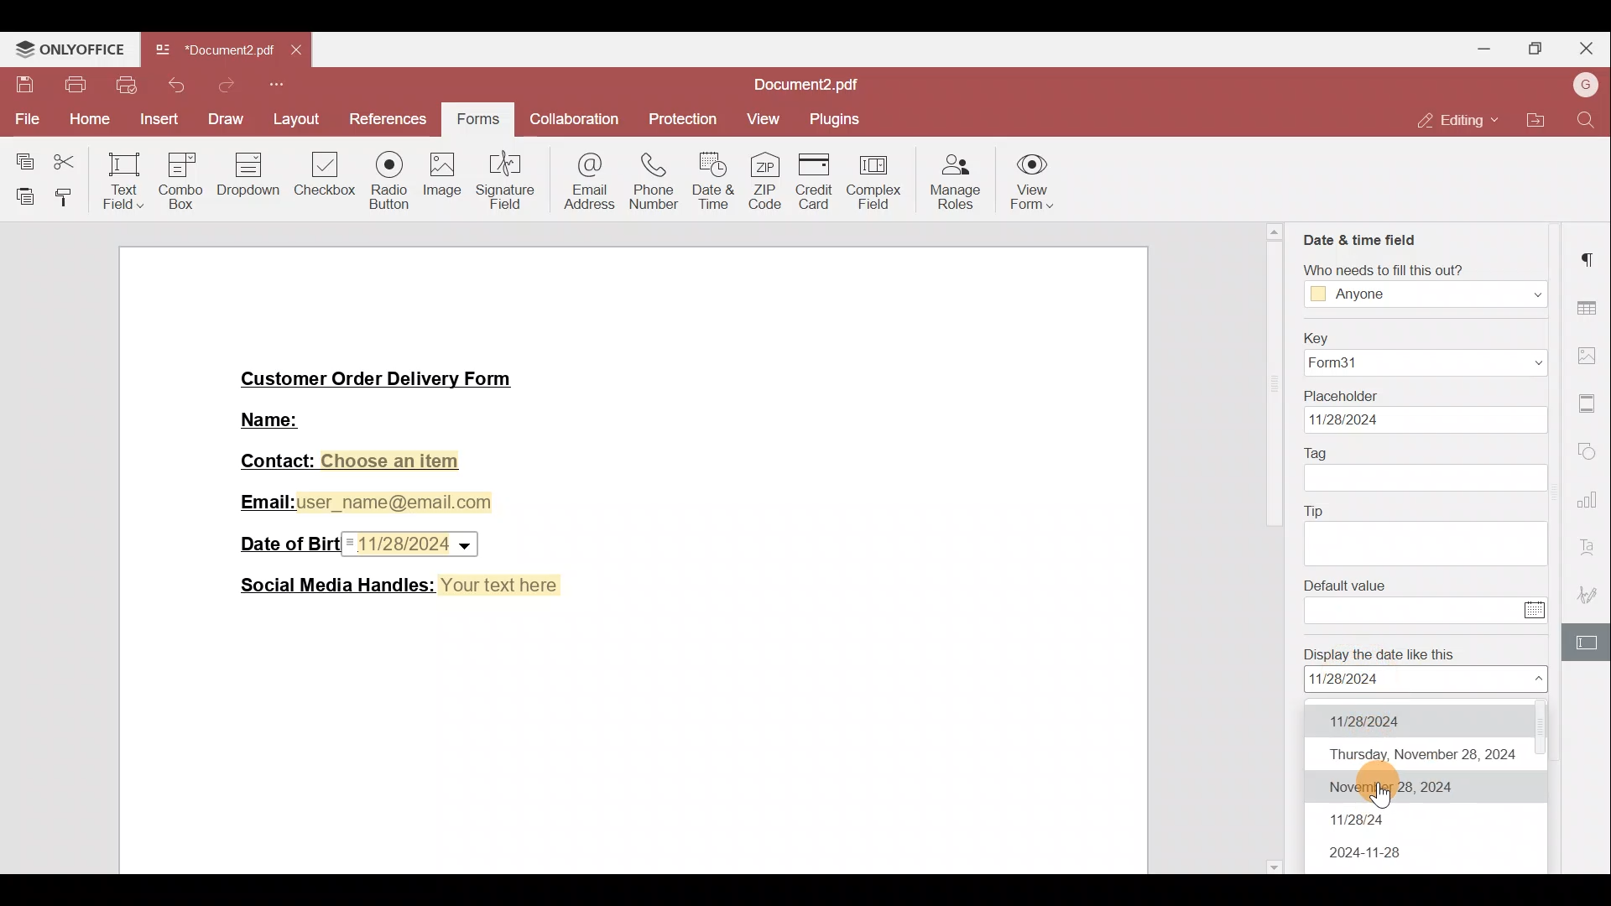 The height and width of the screenshot is (906, 1611). I want to click on Chart settings, so click(1591, 506).